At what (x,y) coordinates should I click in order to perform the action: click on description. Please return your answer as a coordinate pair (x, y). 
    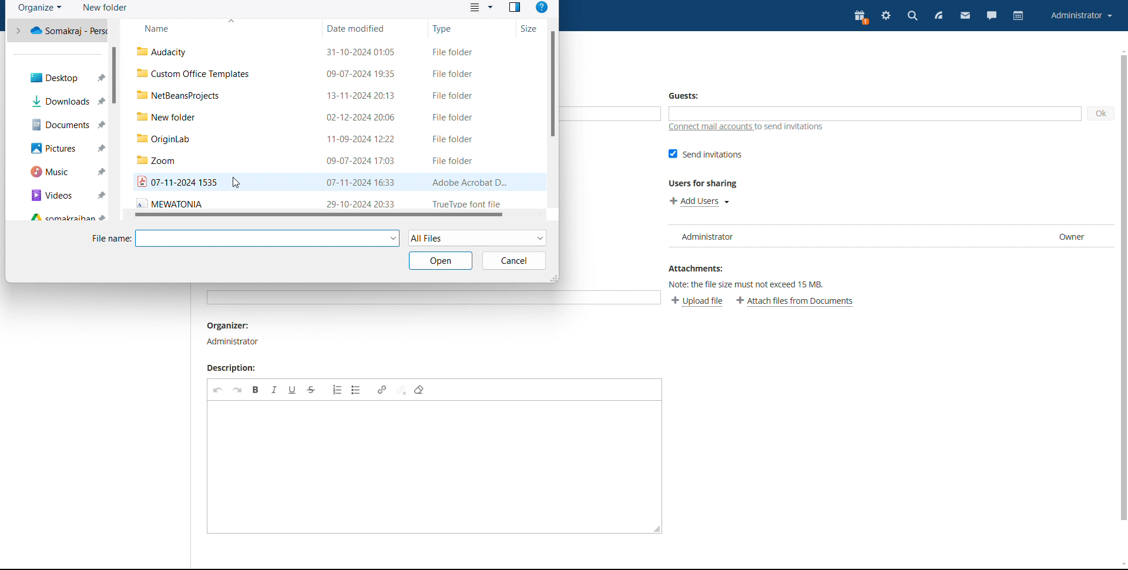
    Looking at the image, I should click on (234, 368).